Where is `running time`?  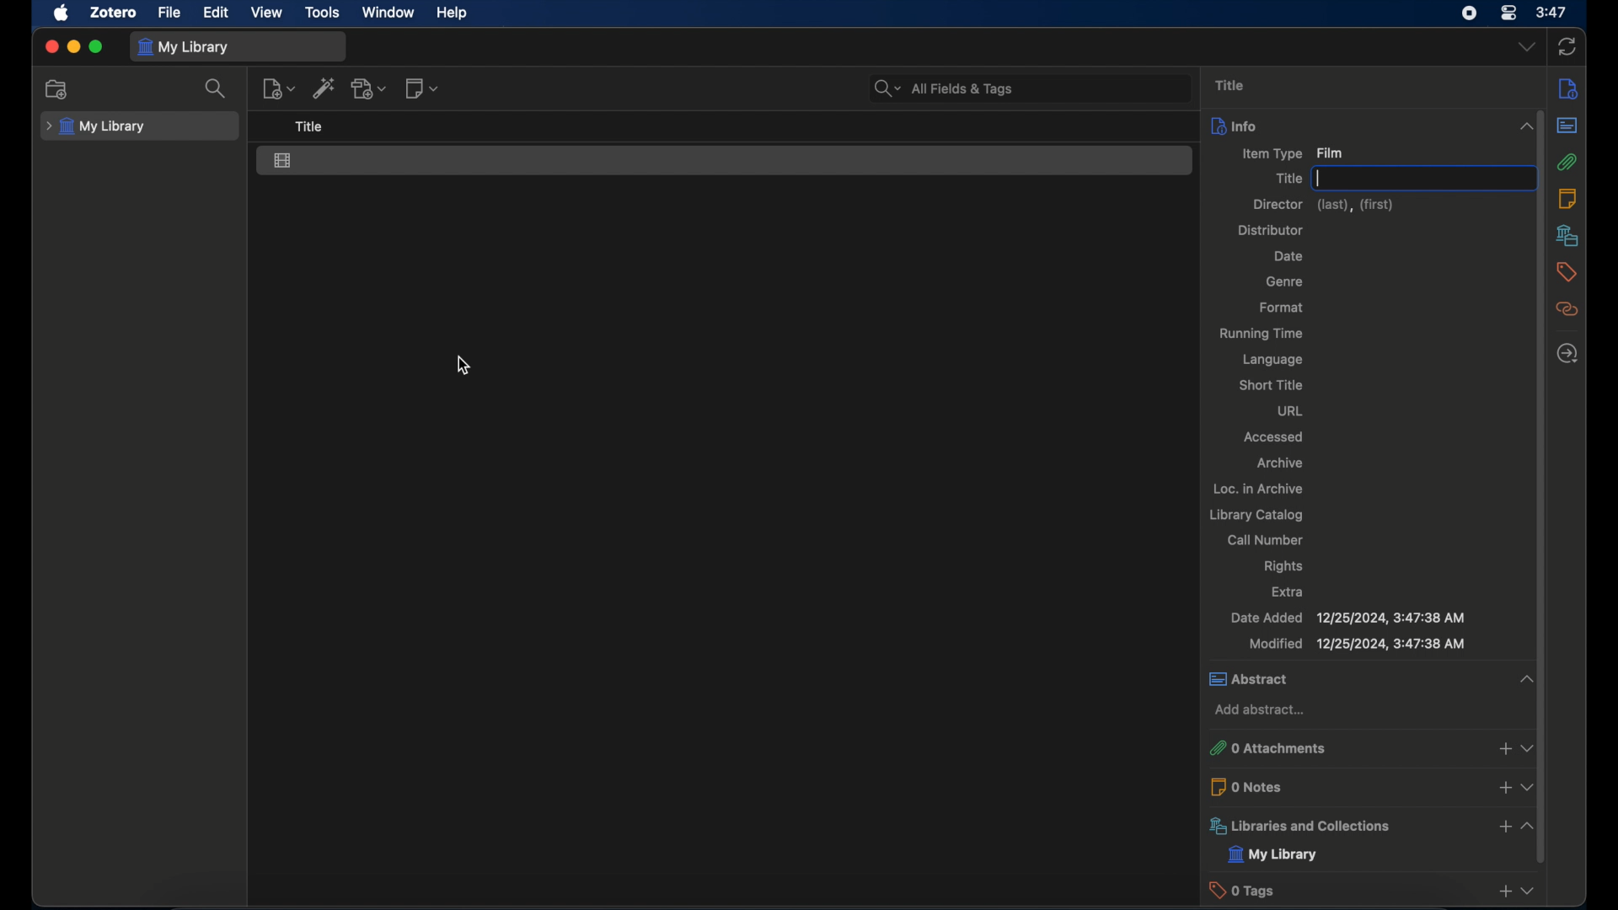
running time is located at coordinates (1262, 334).